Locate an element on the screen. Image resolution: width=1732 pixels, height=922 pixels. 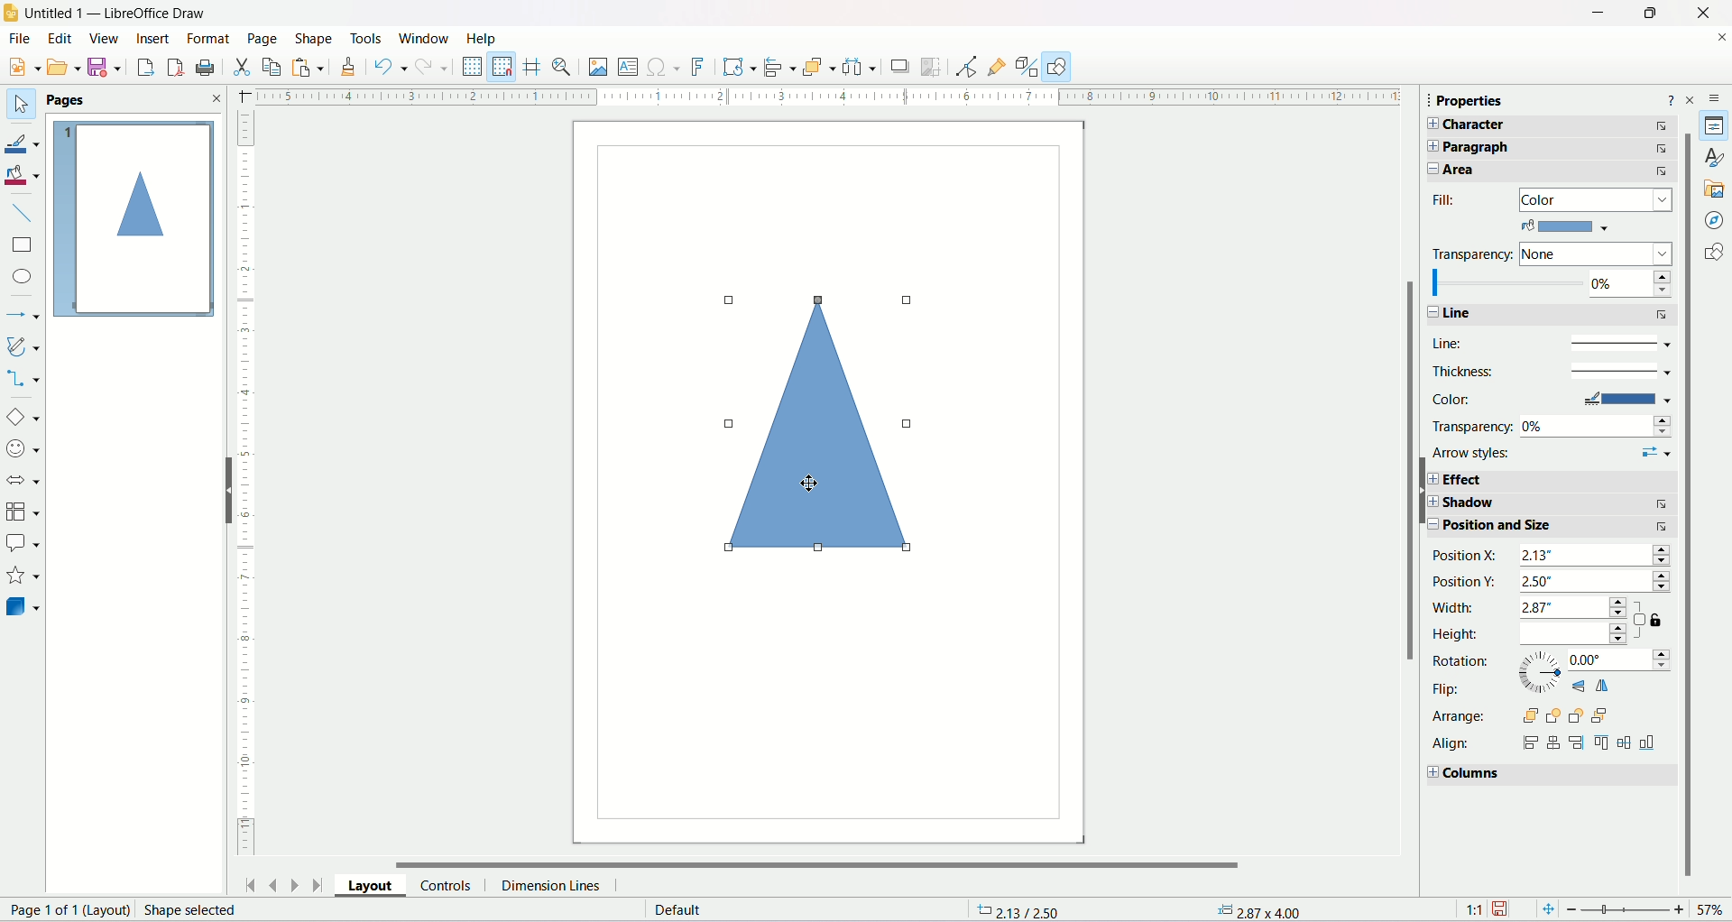
Align objects is located at coordinates (778, 65).